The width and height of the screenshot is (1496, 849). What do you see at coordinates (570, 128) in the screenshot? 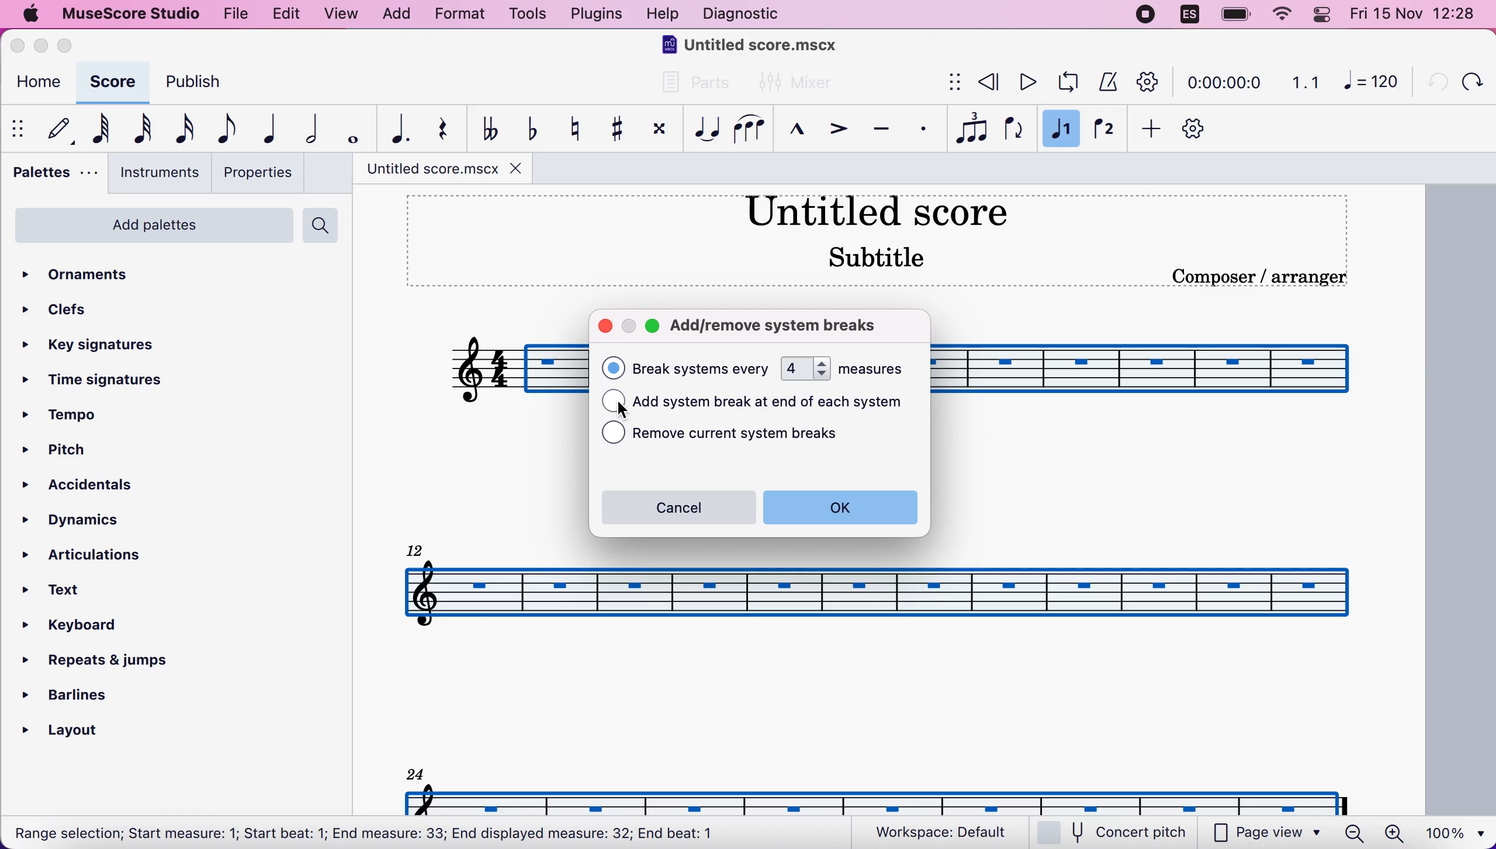
I see `toggle natural` at bounding box center [570, 128].